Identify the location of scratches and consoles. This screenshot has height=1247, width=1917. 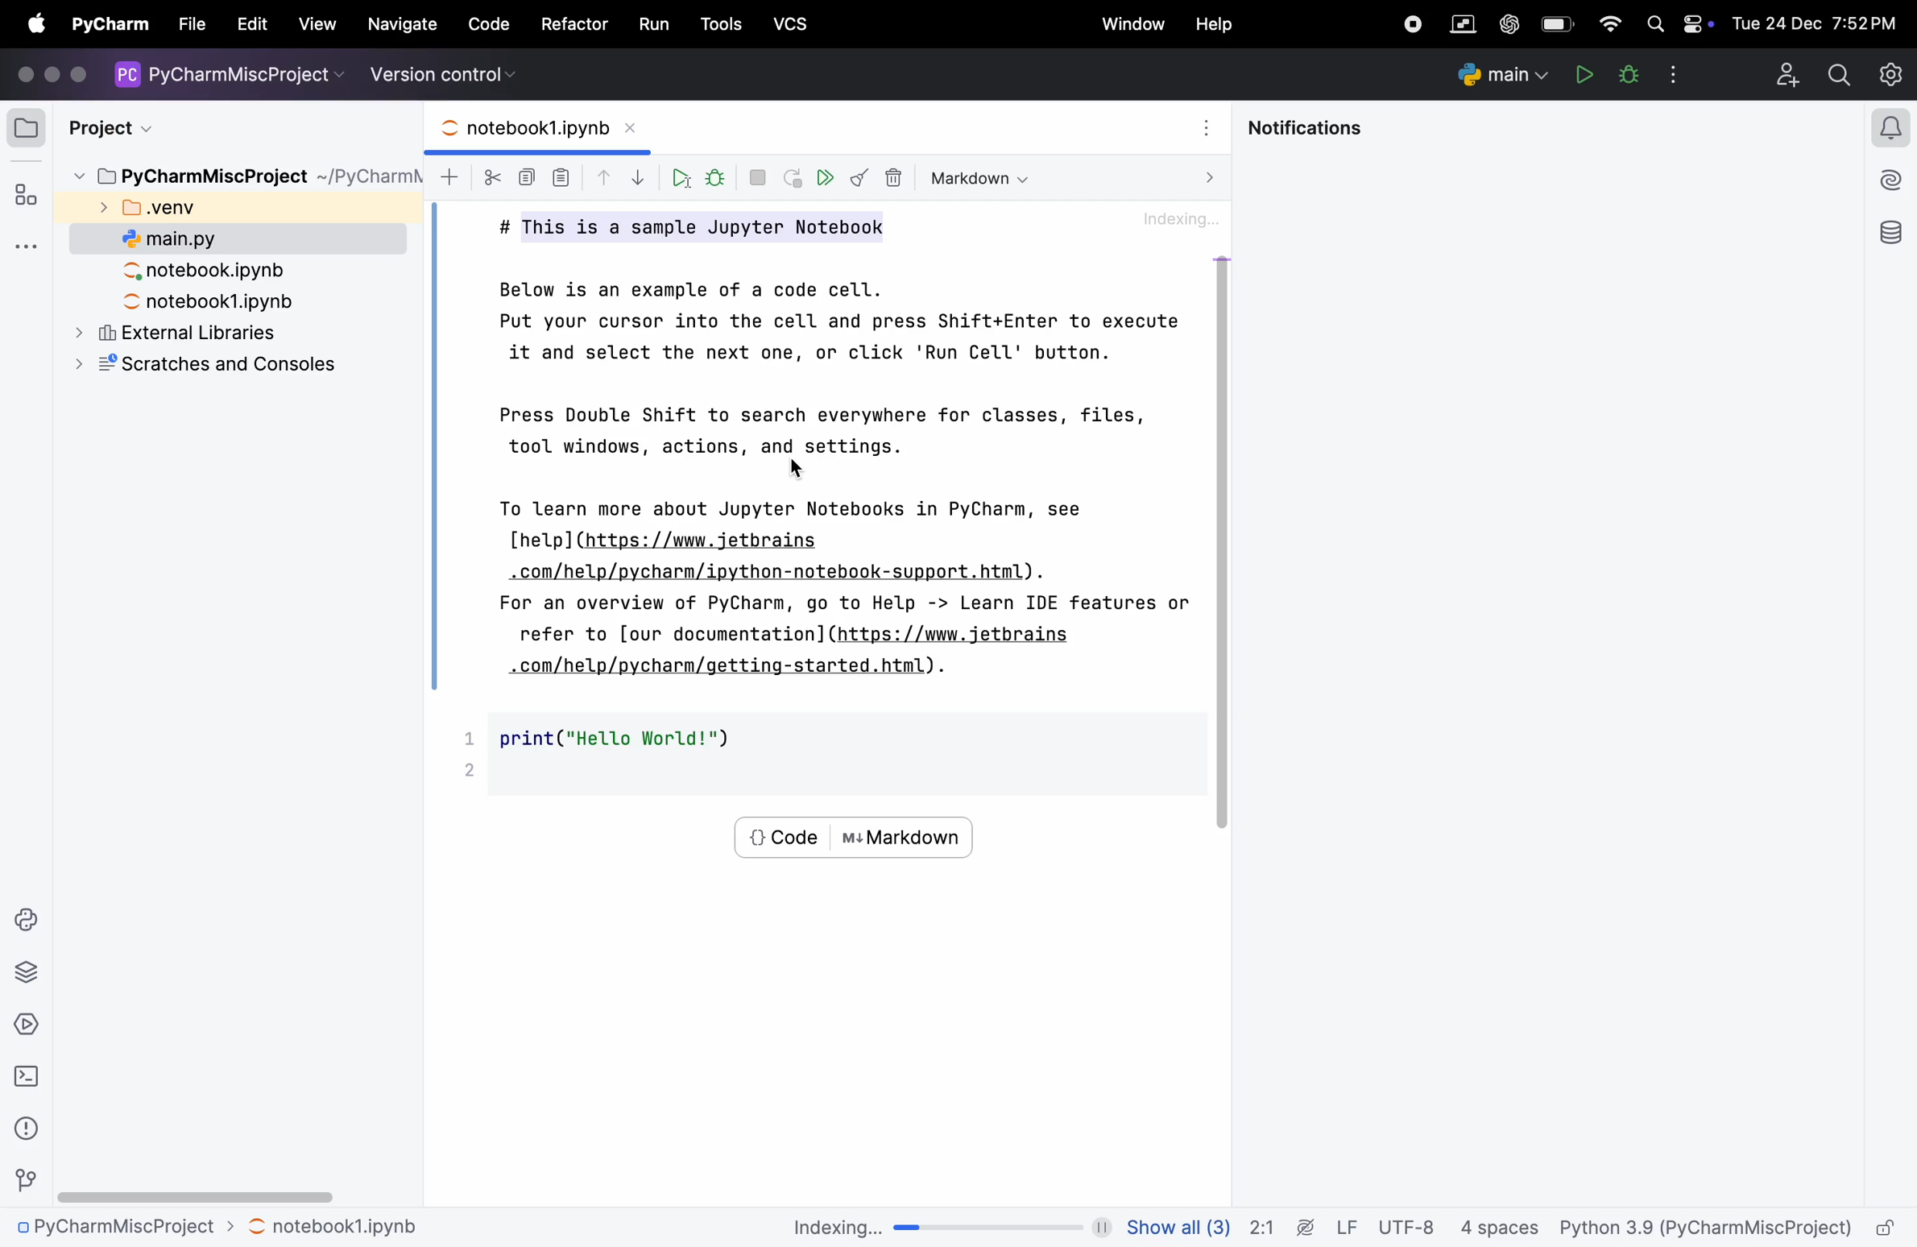
(240, 364).